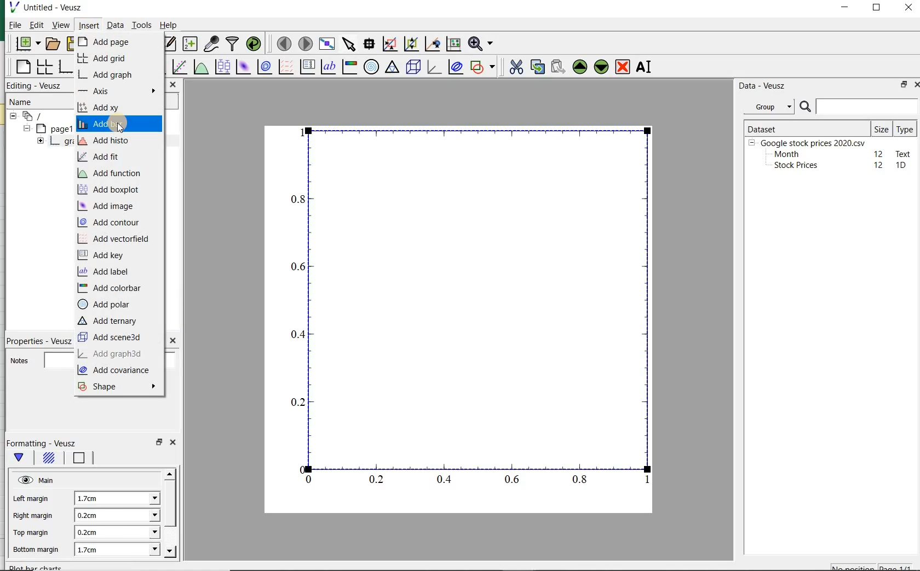 The image size is (920, 571). Describe the element at coordinates (119, 387) in the screenshot. I see `shape` at that location.